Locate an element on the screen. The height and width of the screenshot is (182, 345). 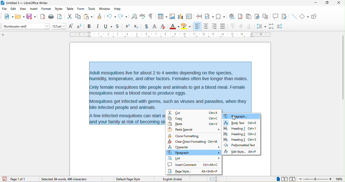
field is located at coordinates (209, 16).